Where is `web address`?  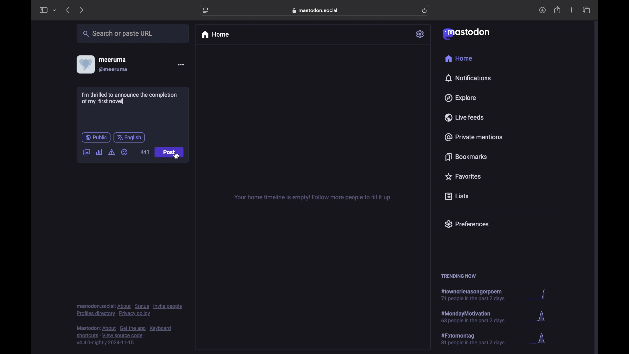 web address is located at coordinates (315, 10).